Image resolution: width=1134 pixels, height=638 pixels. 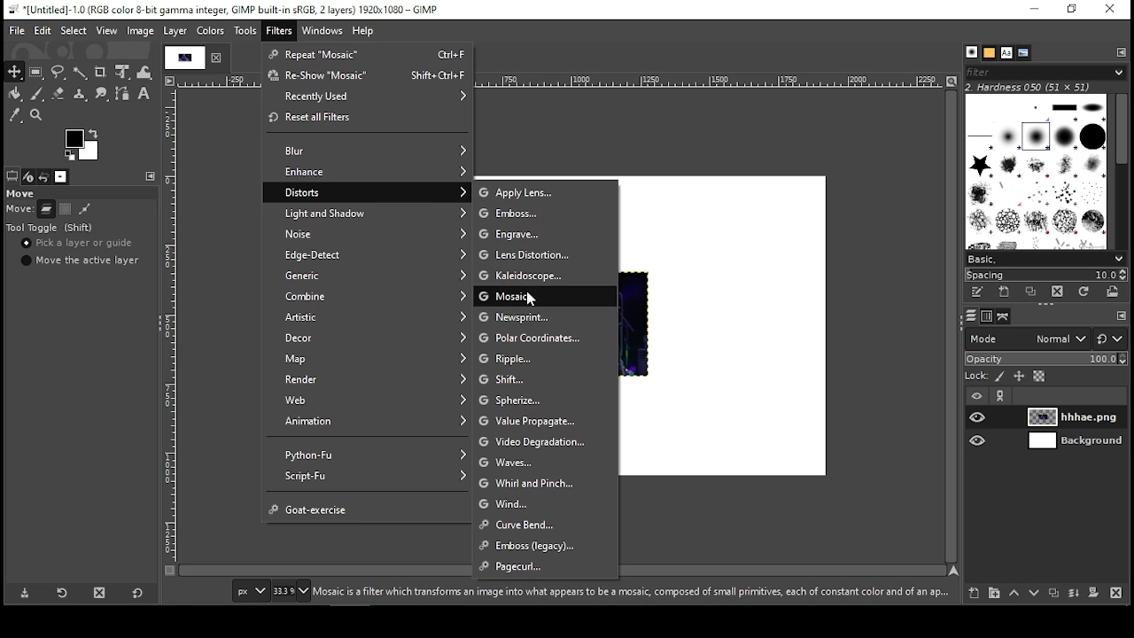 I want to click on emboss, so click(x=546, y=545).